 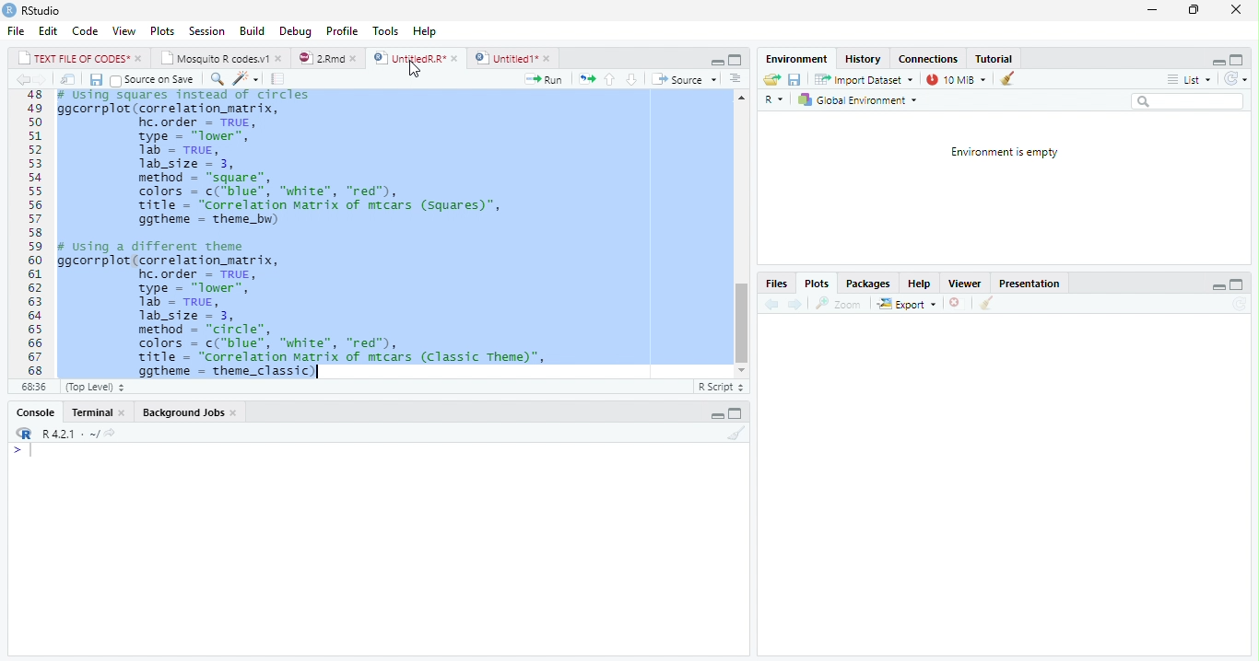 I want to click on cursor, so click(x=414, y=69).